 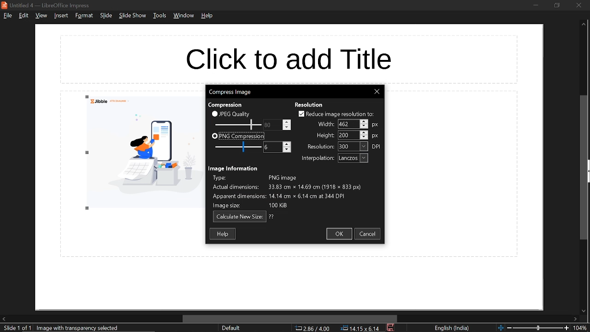 I want to click on JPEG quality scale, so click(x=239, y=148).